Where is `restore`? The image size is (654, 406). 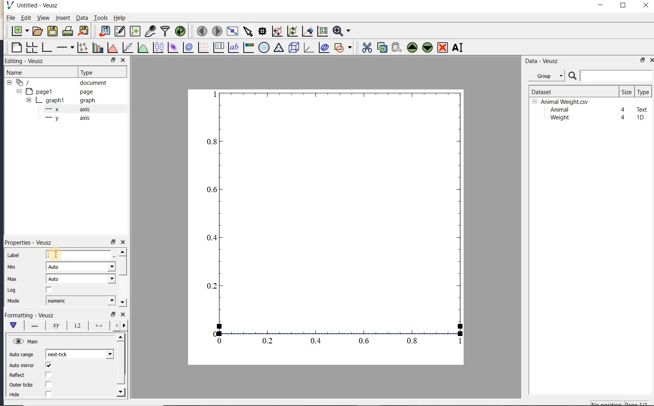
restore is located at coordinates (643, 60).